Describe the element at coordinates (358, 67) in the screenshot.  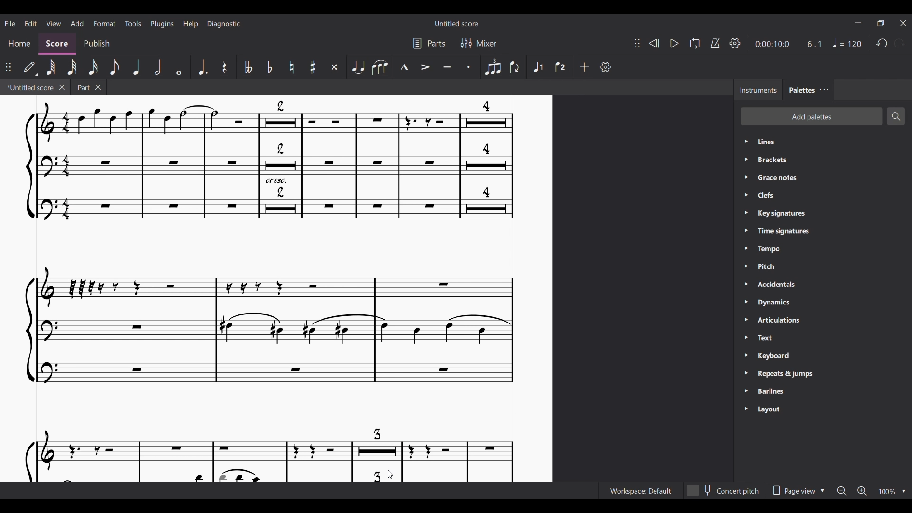
I see `Tie` at that location.